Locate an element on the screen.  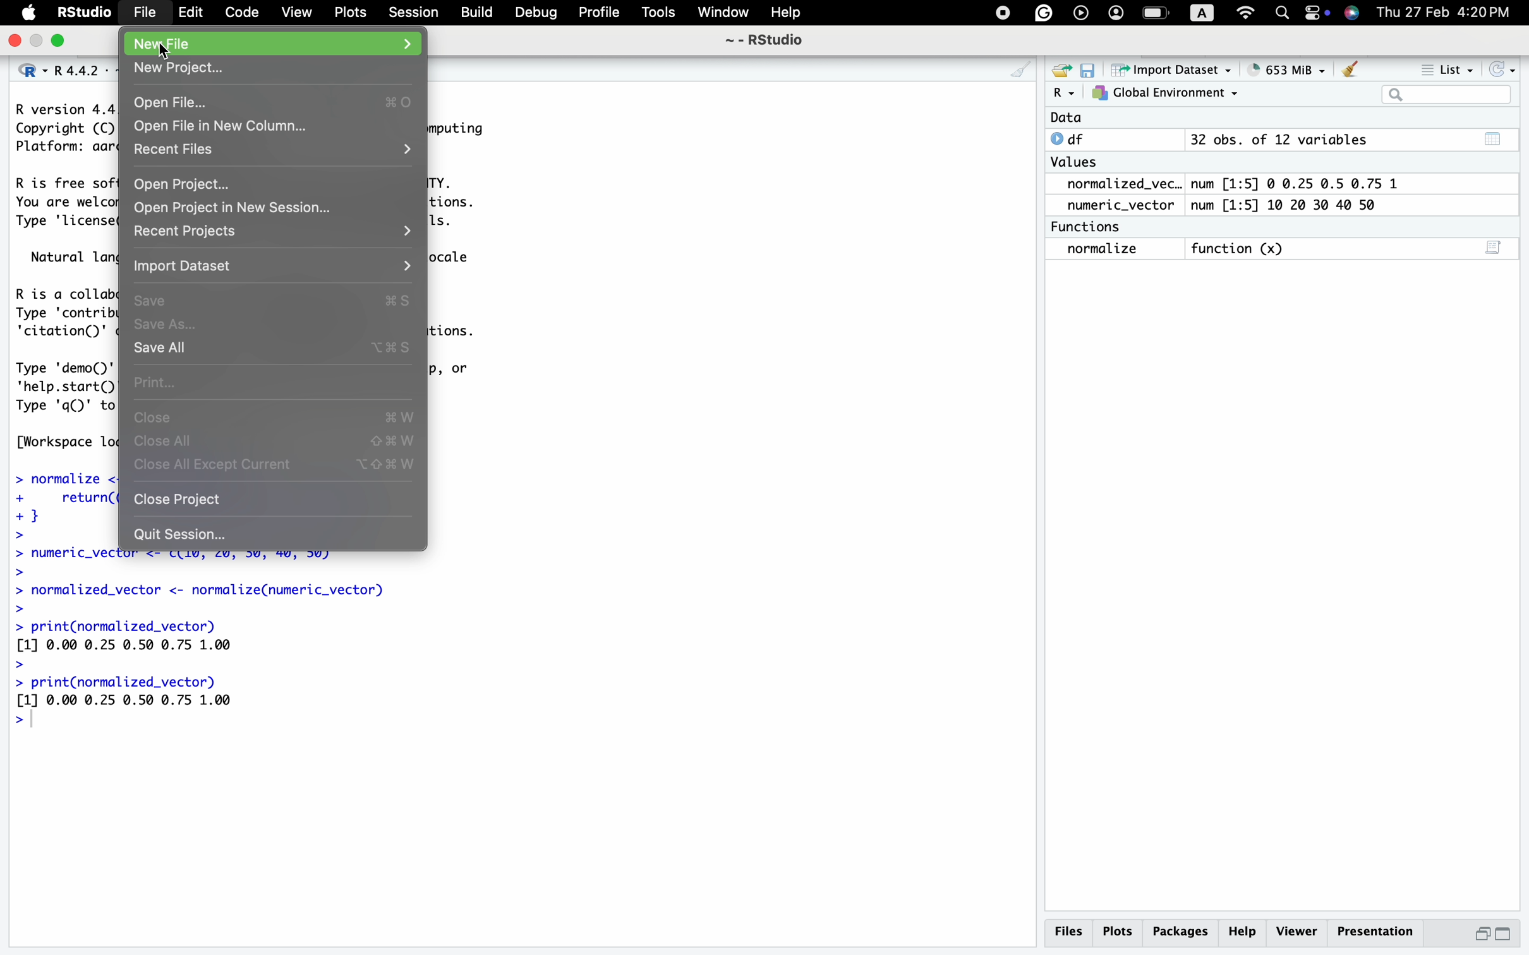
normalized_vec is located at coordinates (1115, 185).